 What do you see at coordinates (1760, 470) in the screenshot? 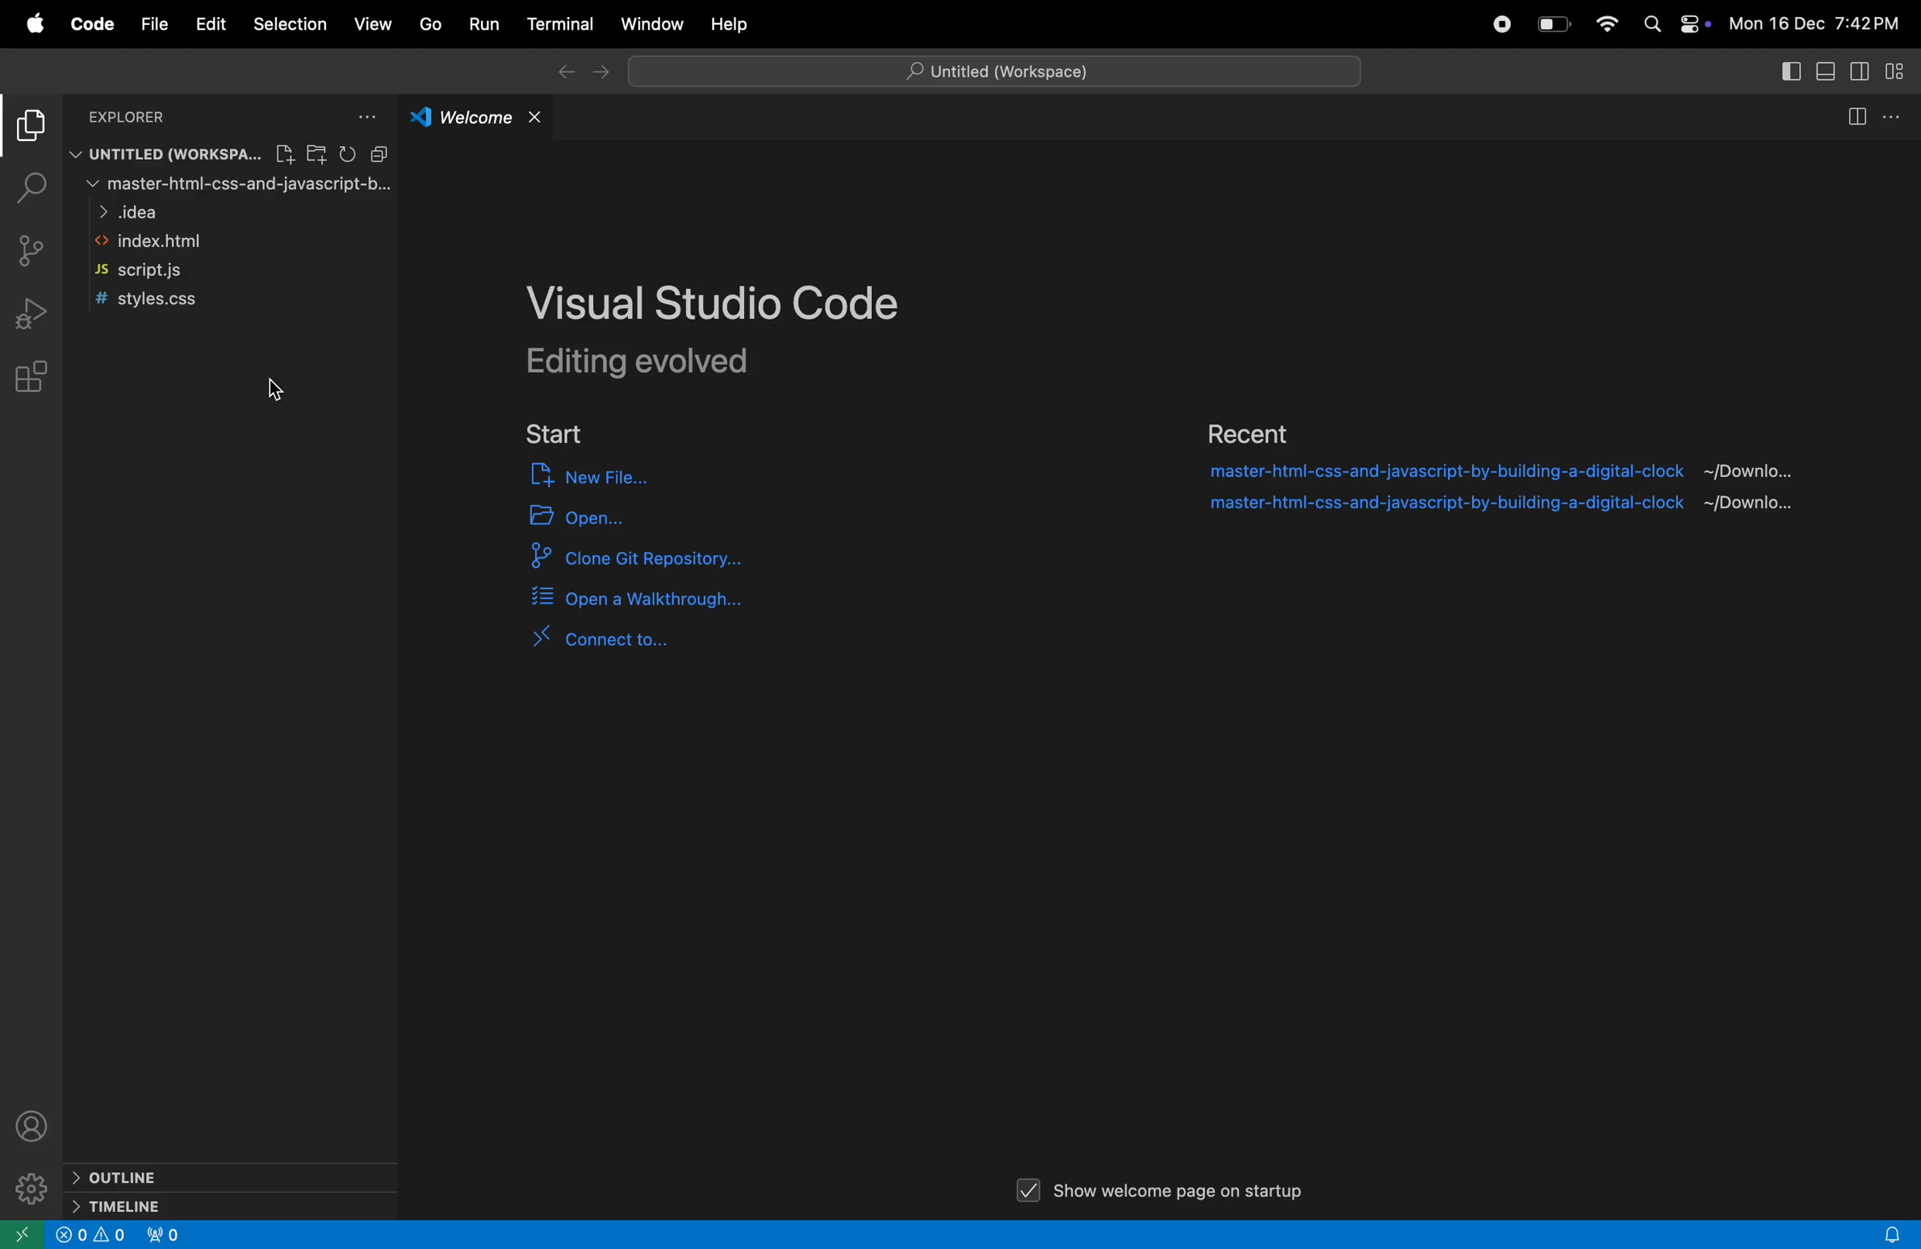
I see `~/Downlo...` at bounding box center [1760, 470].